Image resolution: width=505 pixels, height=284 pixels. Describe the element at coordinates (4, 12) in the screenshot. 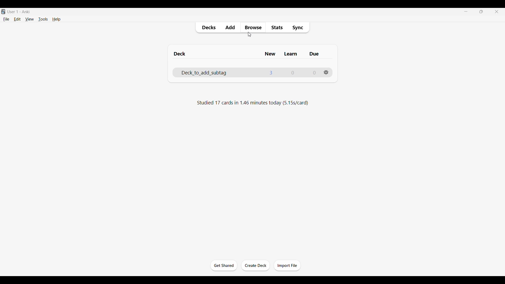

I see `Software logo` at that location.